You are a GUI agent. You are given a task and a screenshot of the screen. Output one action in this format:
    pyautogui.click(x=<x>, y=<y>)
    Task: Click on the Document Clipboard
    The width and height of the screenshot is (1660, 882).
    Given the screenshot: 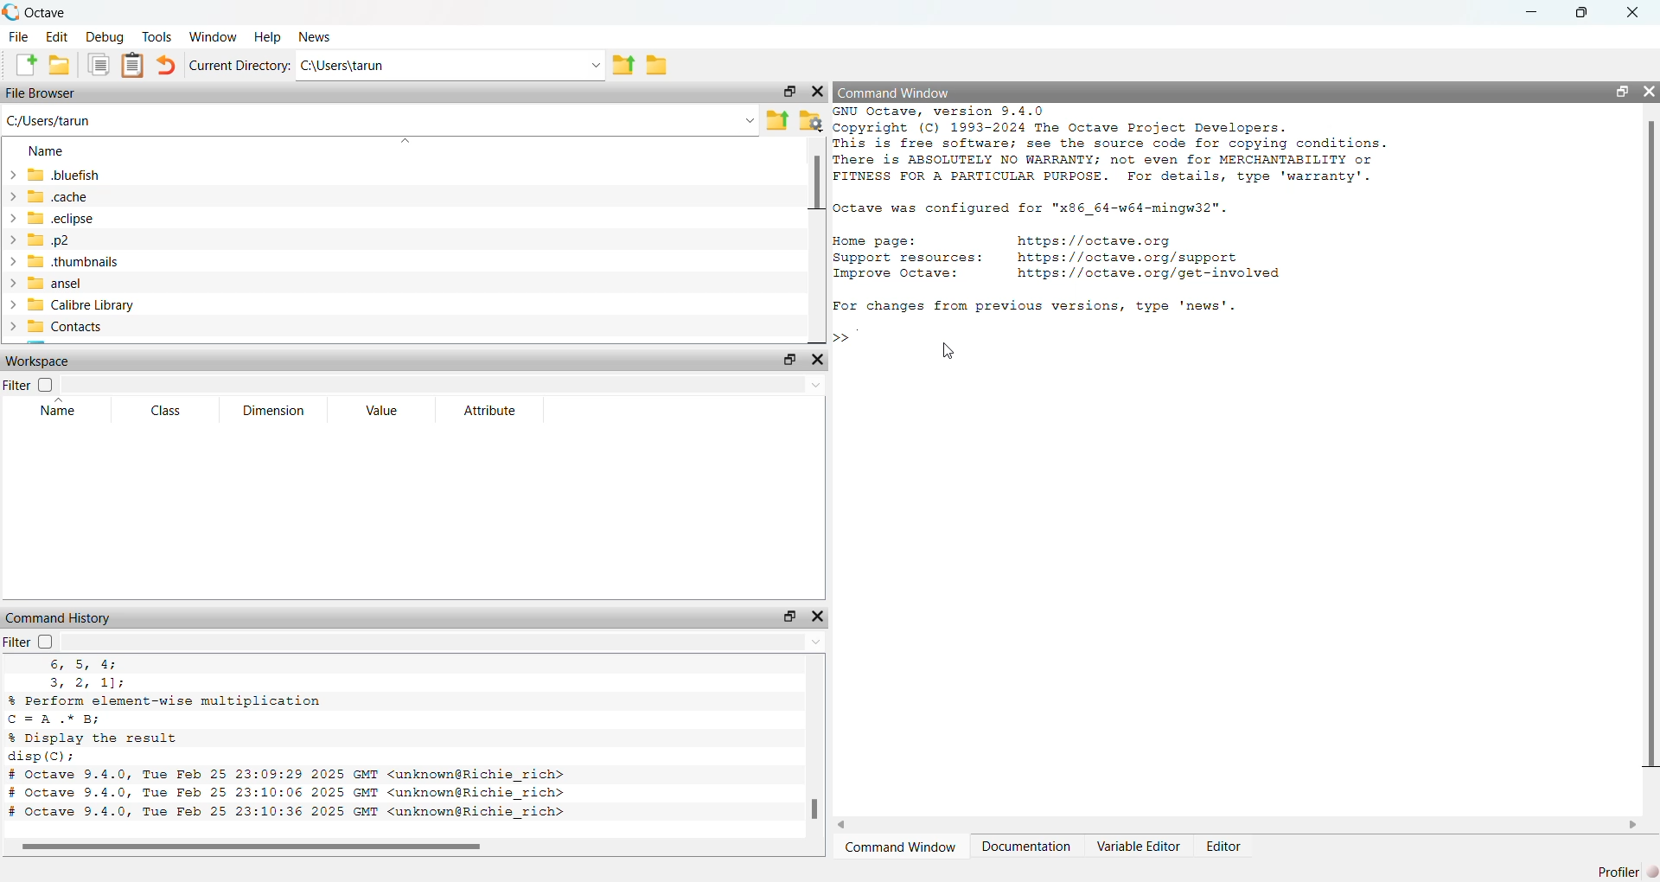 What is the action you would take?
    pyautogui.click(x=134, y=65)
    